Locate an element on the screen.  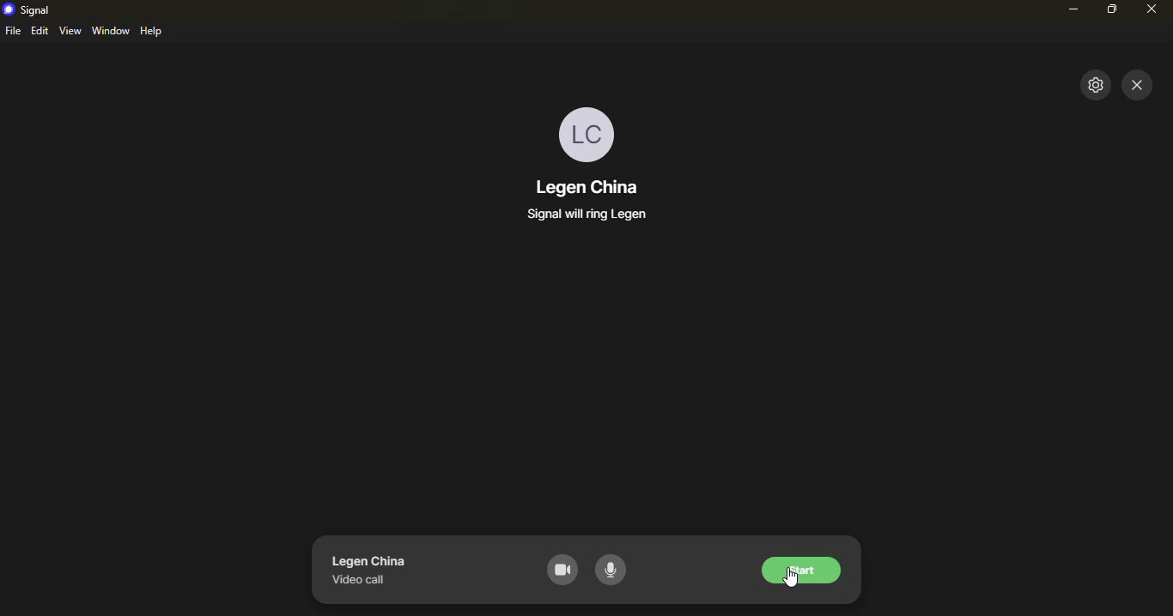
profile  is located at coordinates (586, 130).